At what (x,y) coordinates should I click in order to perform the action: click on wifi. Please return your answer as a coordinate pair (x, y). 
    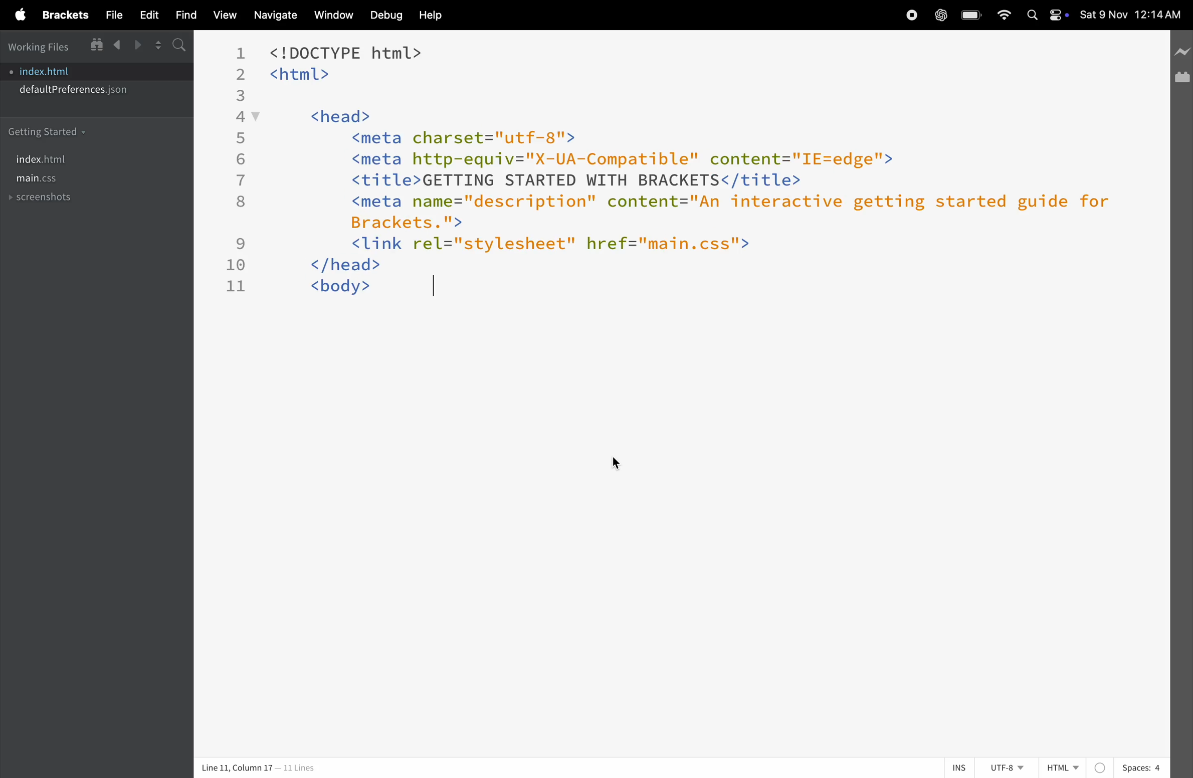
    Looking at the image, I should click on (1003, 16).